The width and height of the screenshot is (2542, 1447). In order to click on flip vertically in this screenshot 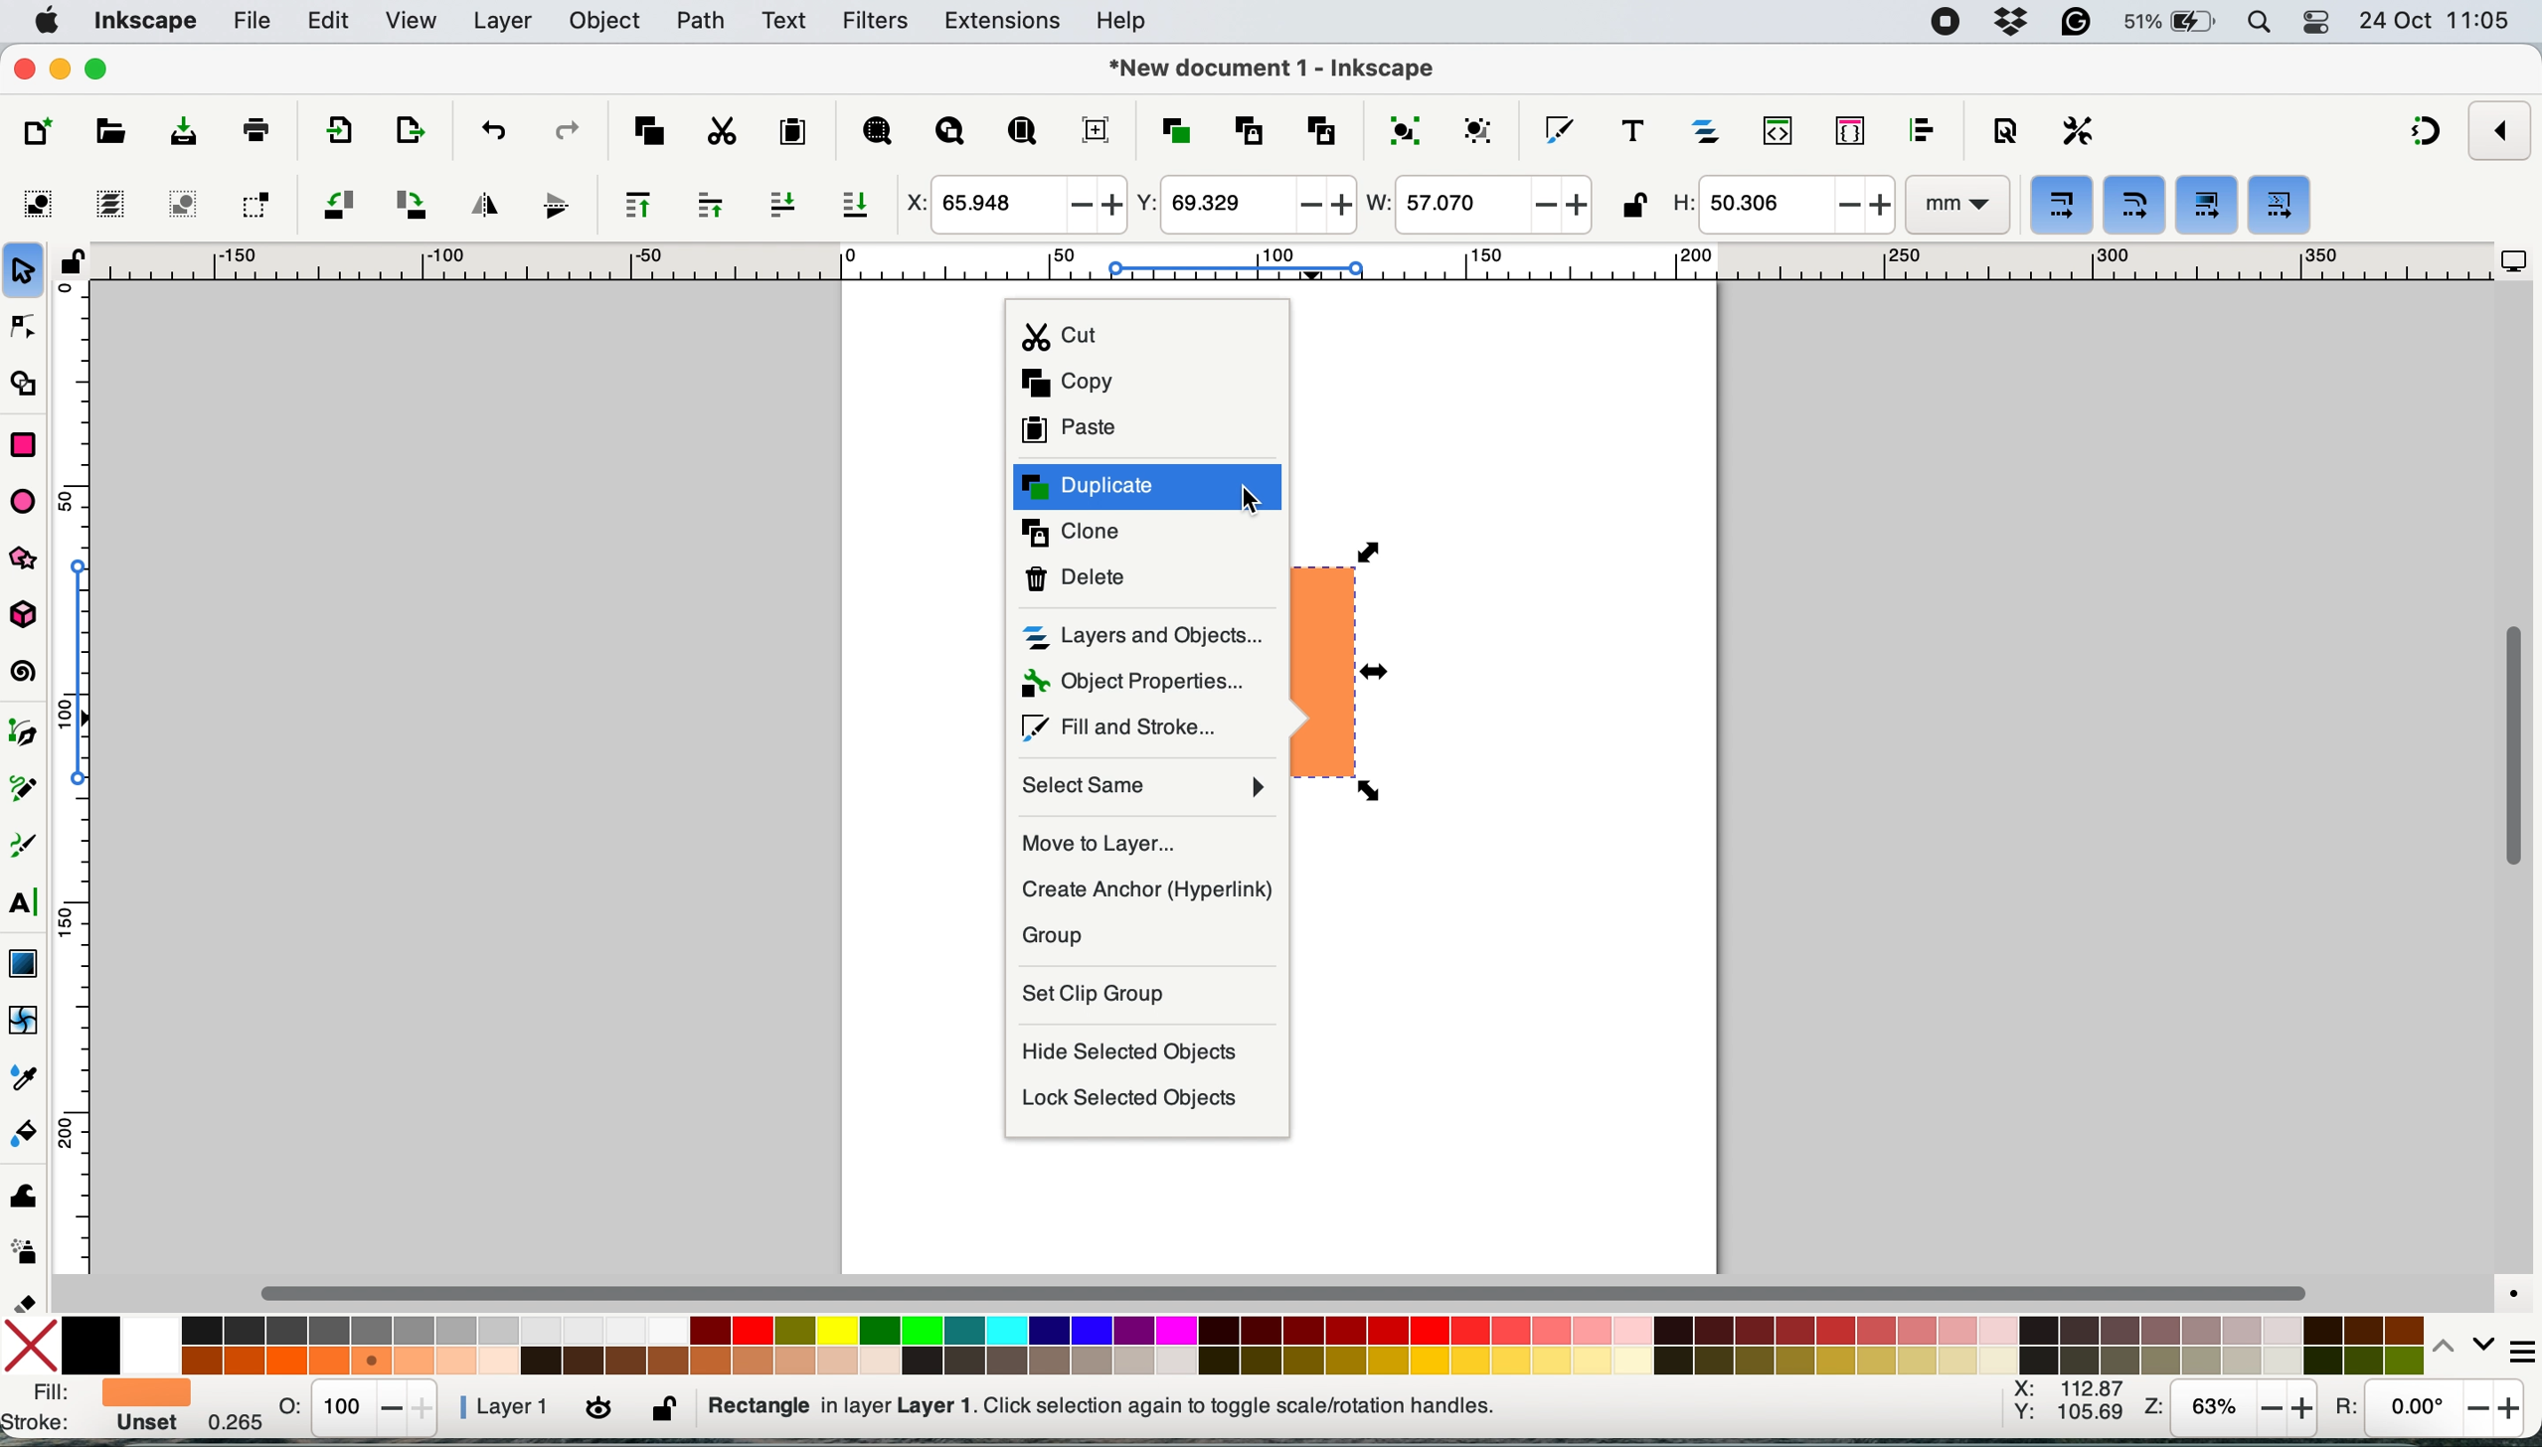, I will do `click(549, 205)`.